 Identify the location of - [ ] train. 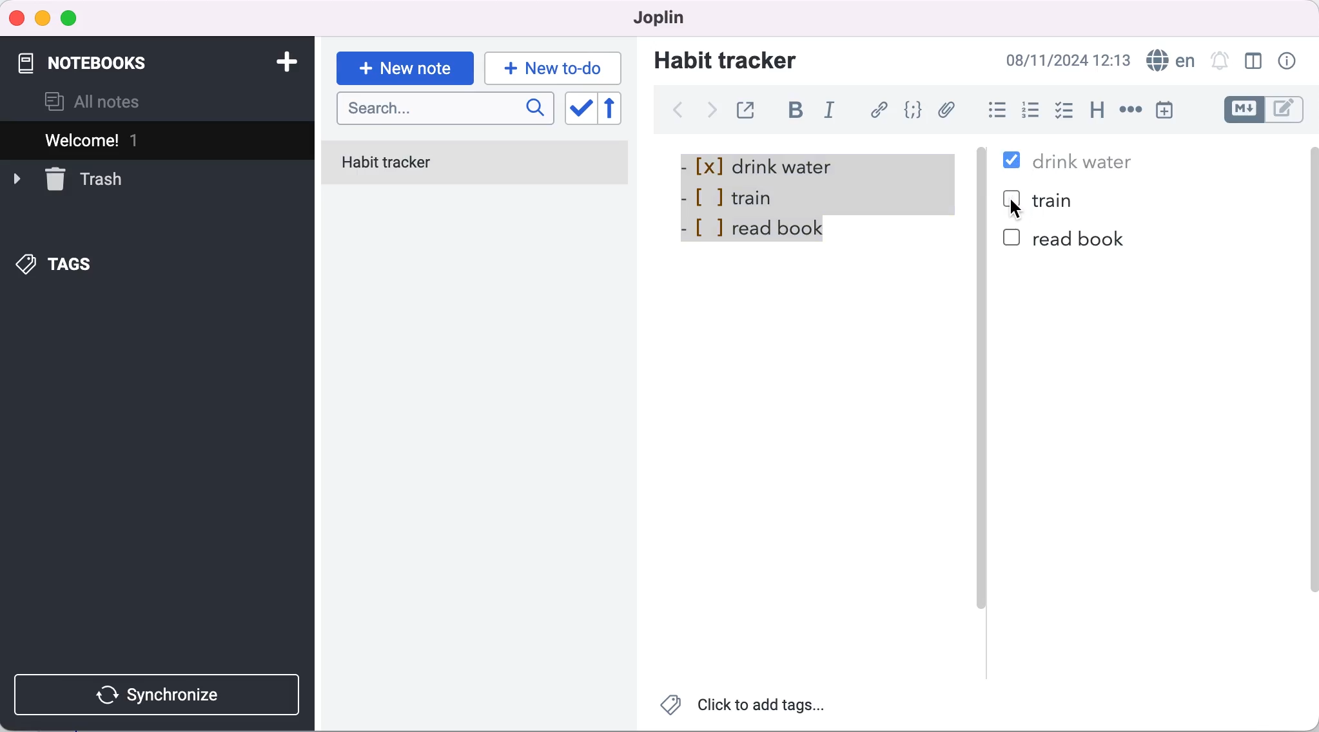
(739, 196).